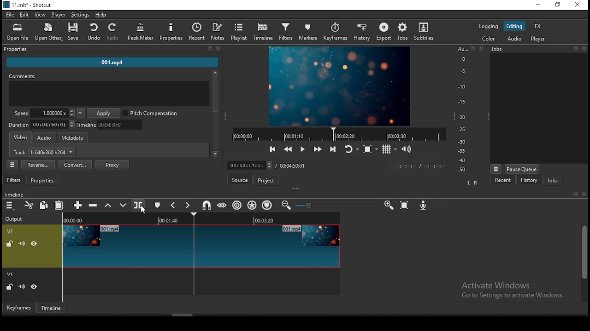 This screenshot has height=331, width=590. Describe the element at coordinates (123, 205) in the screenshot. I see `overwrite` at that location.